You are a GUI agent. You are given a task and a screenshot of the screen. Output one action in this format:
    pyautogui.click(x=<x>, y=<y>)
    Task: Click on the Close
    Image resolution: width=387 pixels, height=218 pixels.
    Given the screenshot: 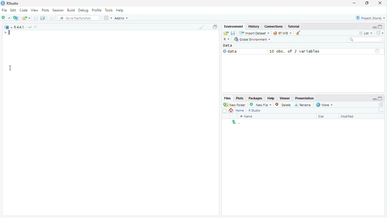 What is the action you would take?
    pyautogui.click(x=381, y=3)
    